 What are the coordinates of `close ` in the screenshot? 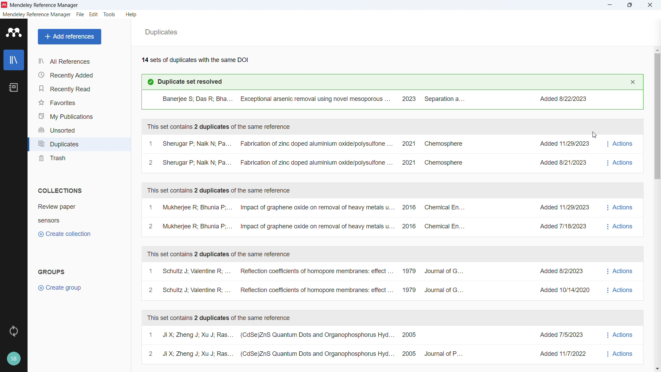 It's located at (649, 5).